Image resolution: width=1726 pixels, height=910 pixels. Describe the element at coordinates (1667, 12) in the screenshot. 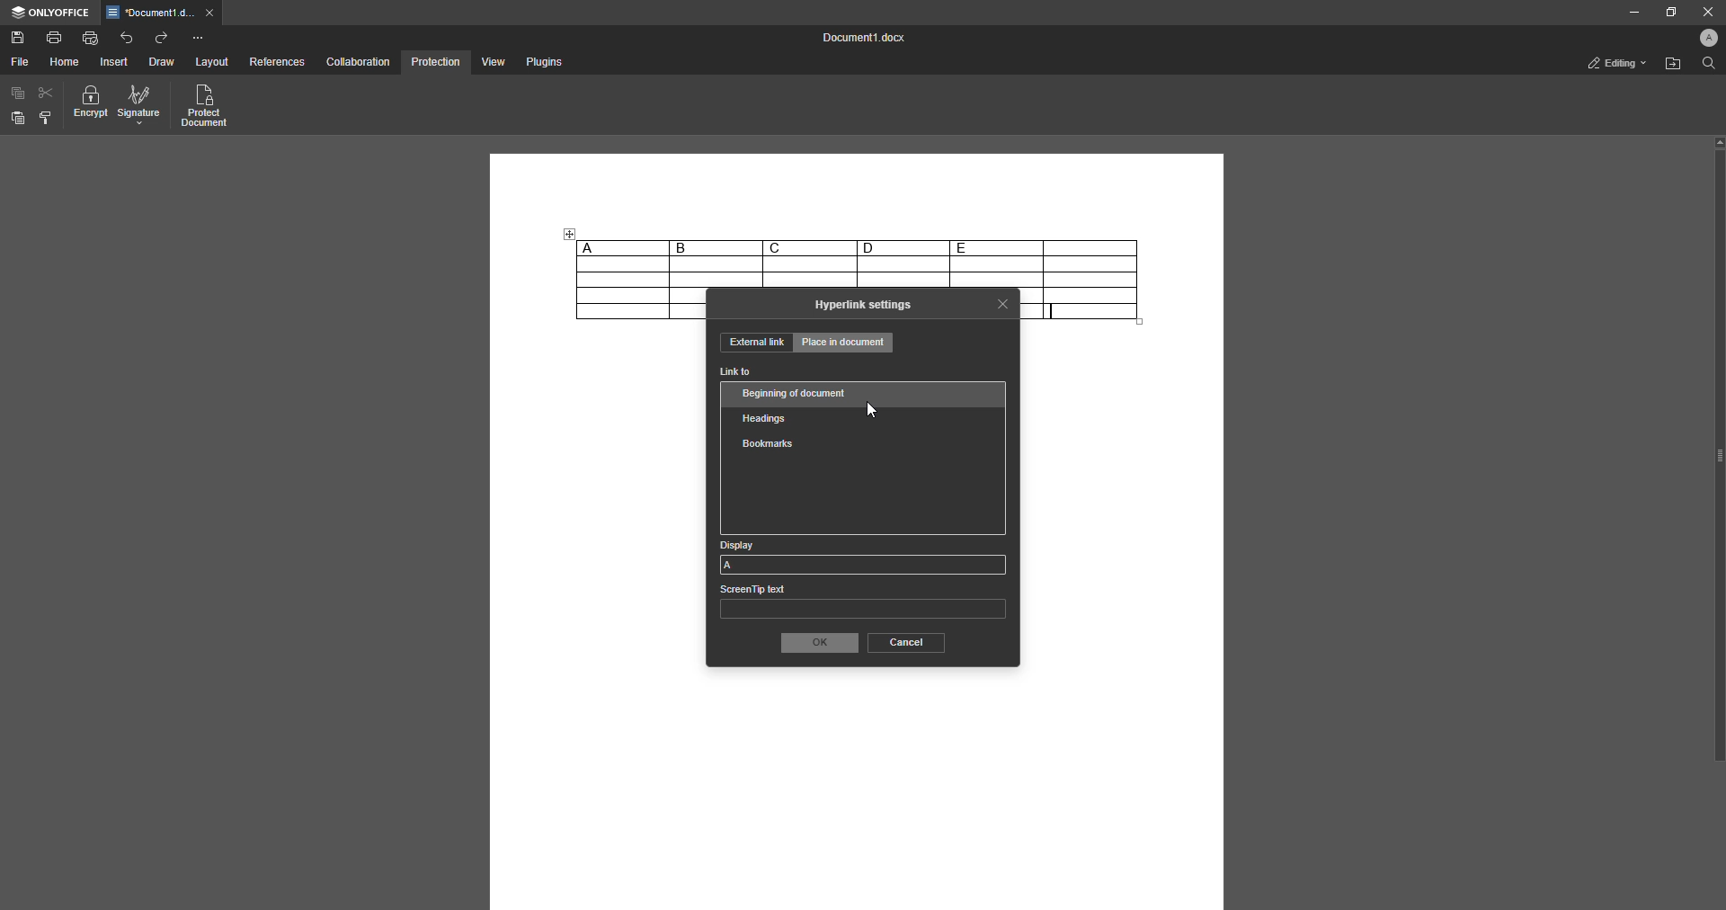

I see `Restore` at that location.